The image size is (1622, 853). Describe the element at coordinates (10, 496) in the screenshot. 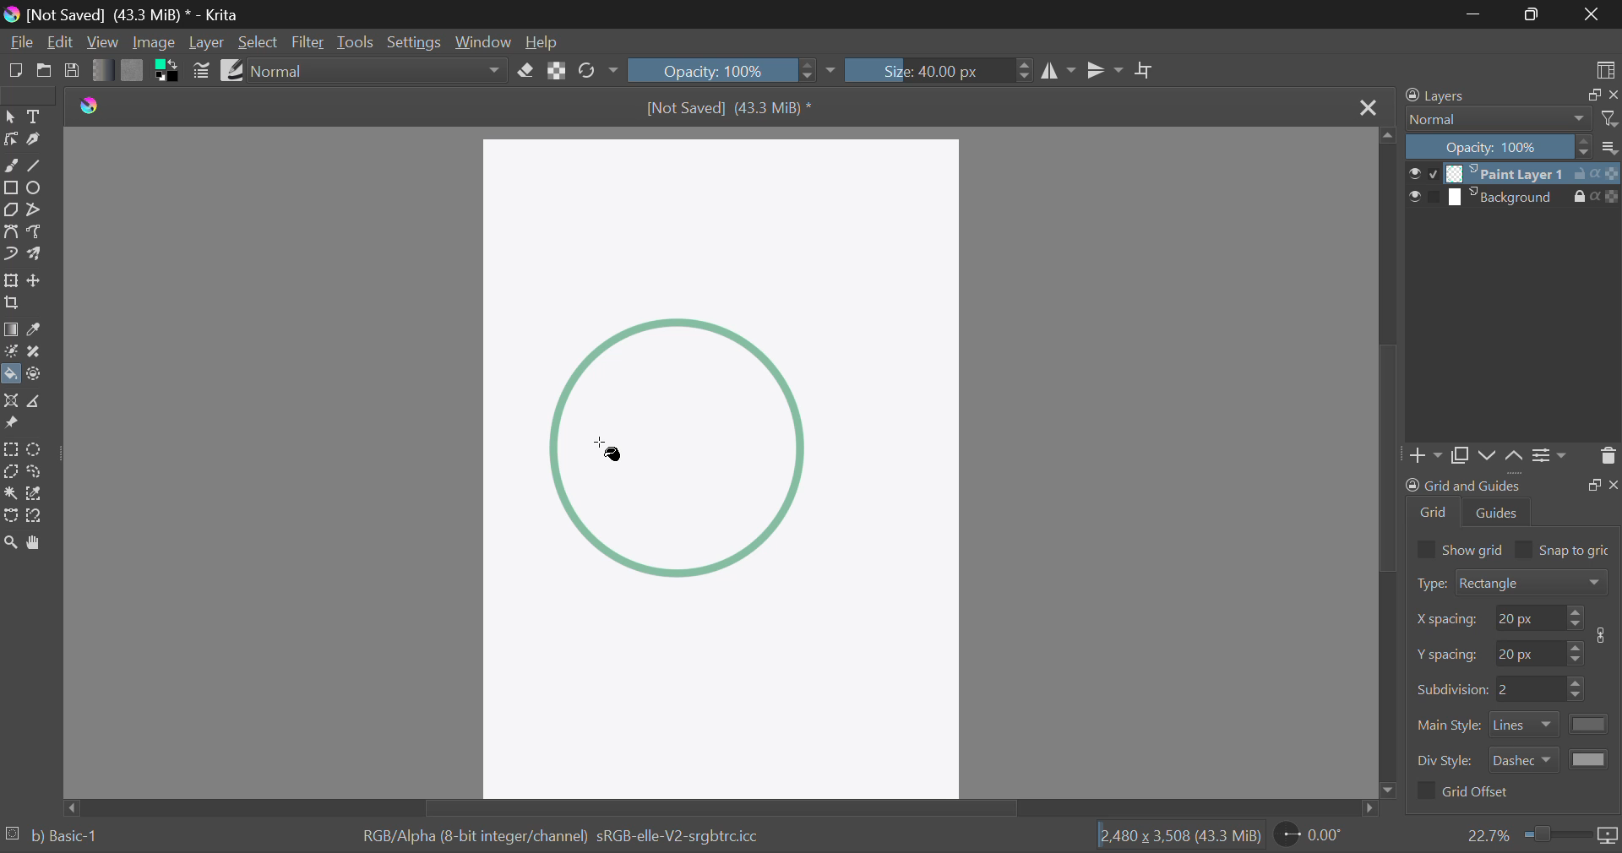

I see `Continuous Selection` at that location.